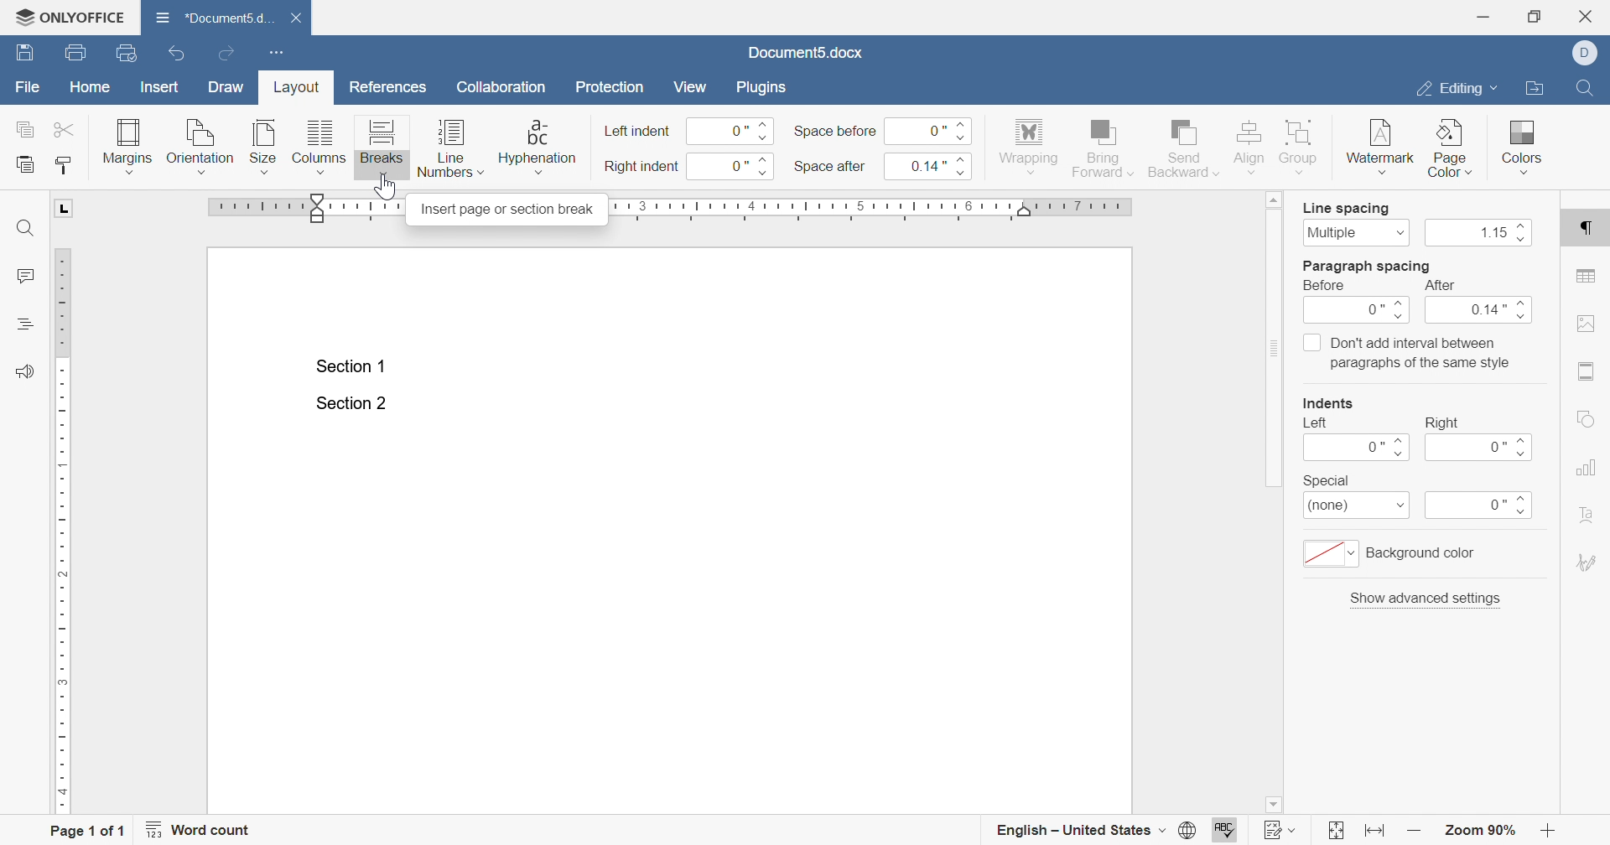 This screenshot has height=845, width=1610. Describe the element at coordinates (1482, 448) in the screenshot. I see `0` at that location.